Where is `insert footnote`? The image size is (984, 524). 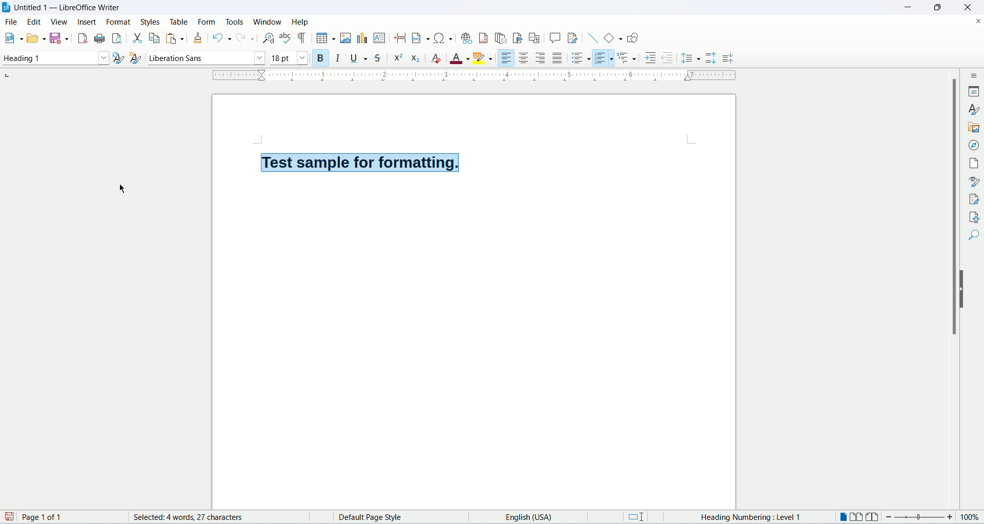 insert footnote is located at coordinates (484, 38).